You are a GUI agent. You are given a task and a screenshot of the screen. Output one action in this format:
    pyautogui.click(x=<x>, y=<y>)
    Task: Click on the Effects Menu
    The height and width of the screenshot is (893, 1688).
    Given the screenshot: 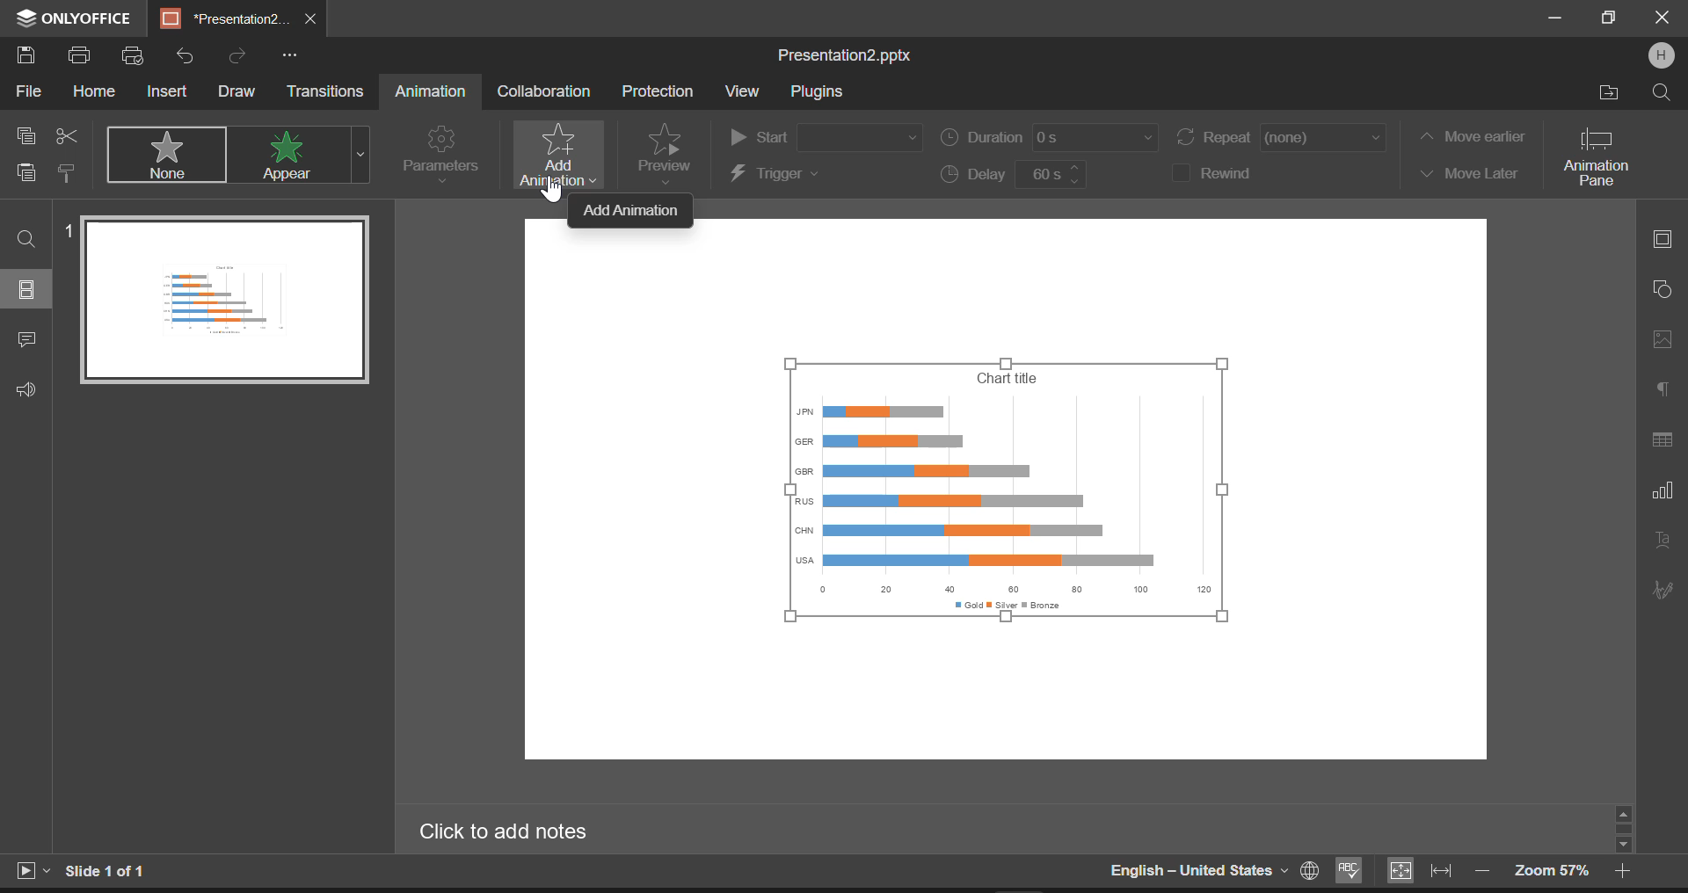 What is the action you would take?
    pyautogui.click(x=360, y=155)
    